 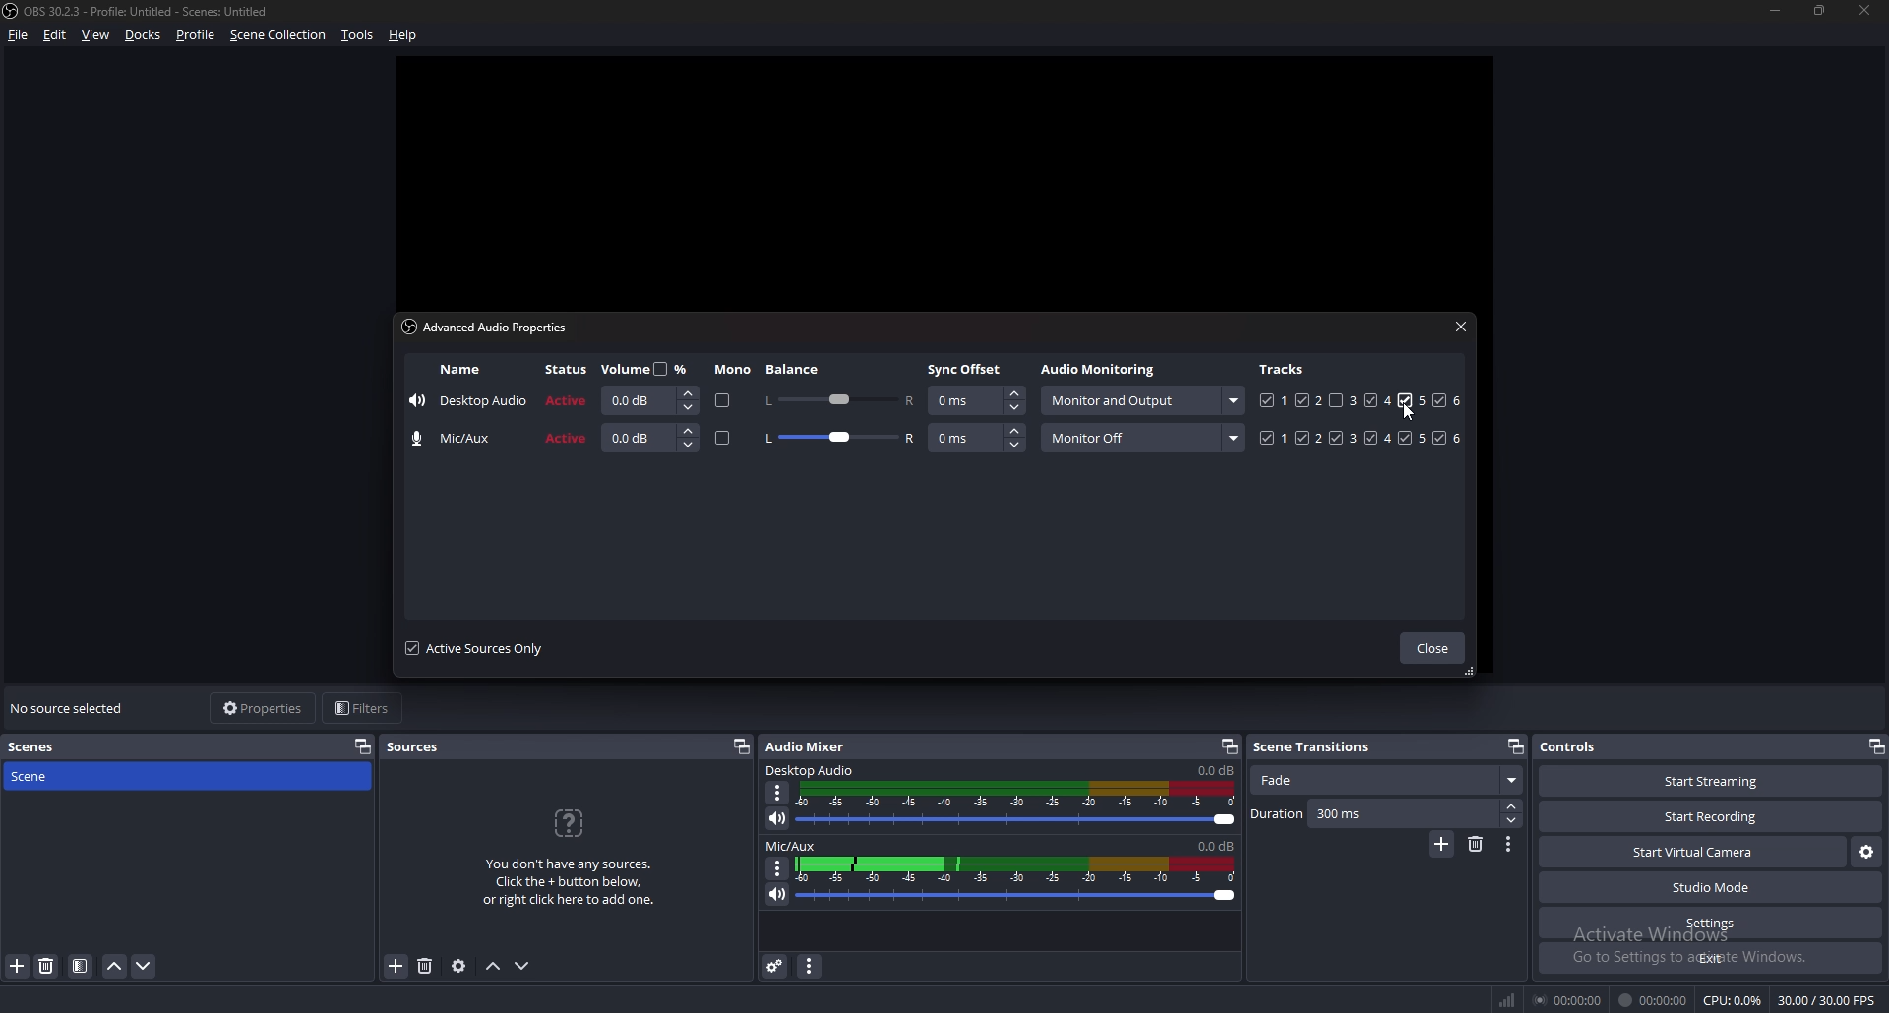 What do you see at coordinates (1102, 371) in the screenshot?
I see `audio monitoring` at bounding box center [1102, 371].